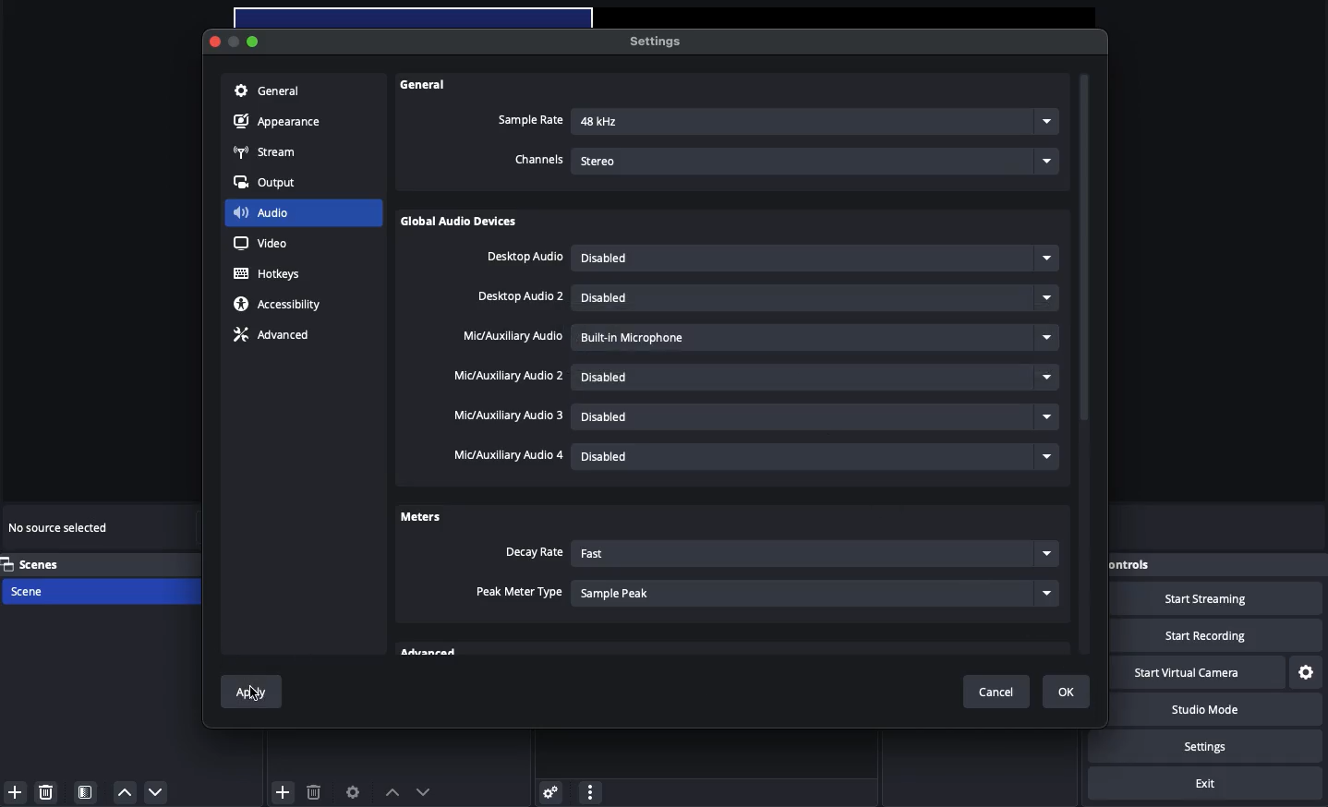  Describe the element at coordinates (1221, 746) in the screenshot. I see `Settings` at that location.